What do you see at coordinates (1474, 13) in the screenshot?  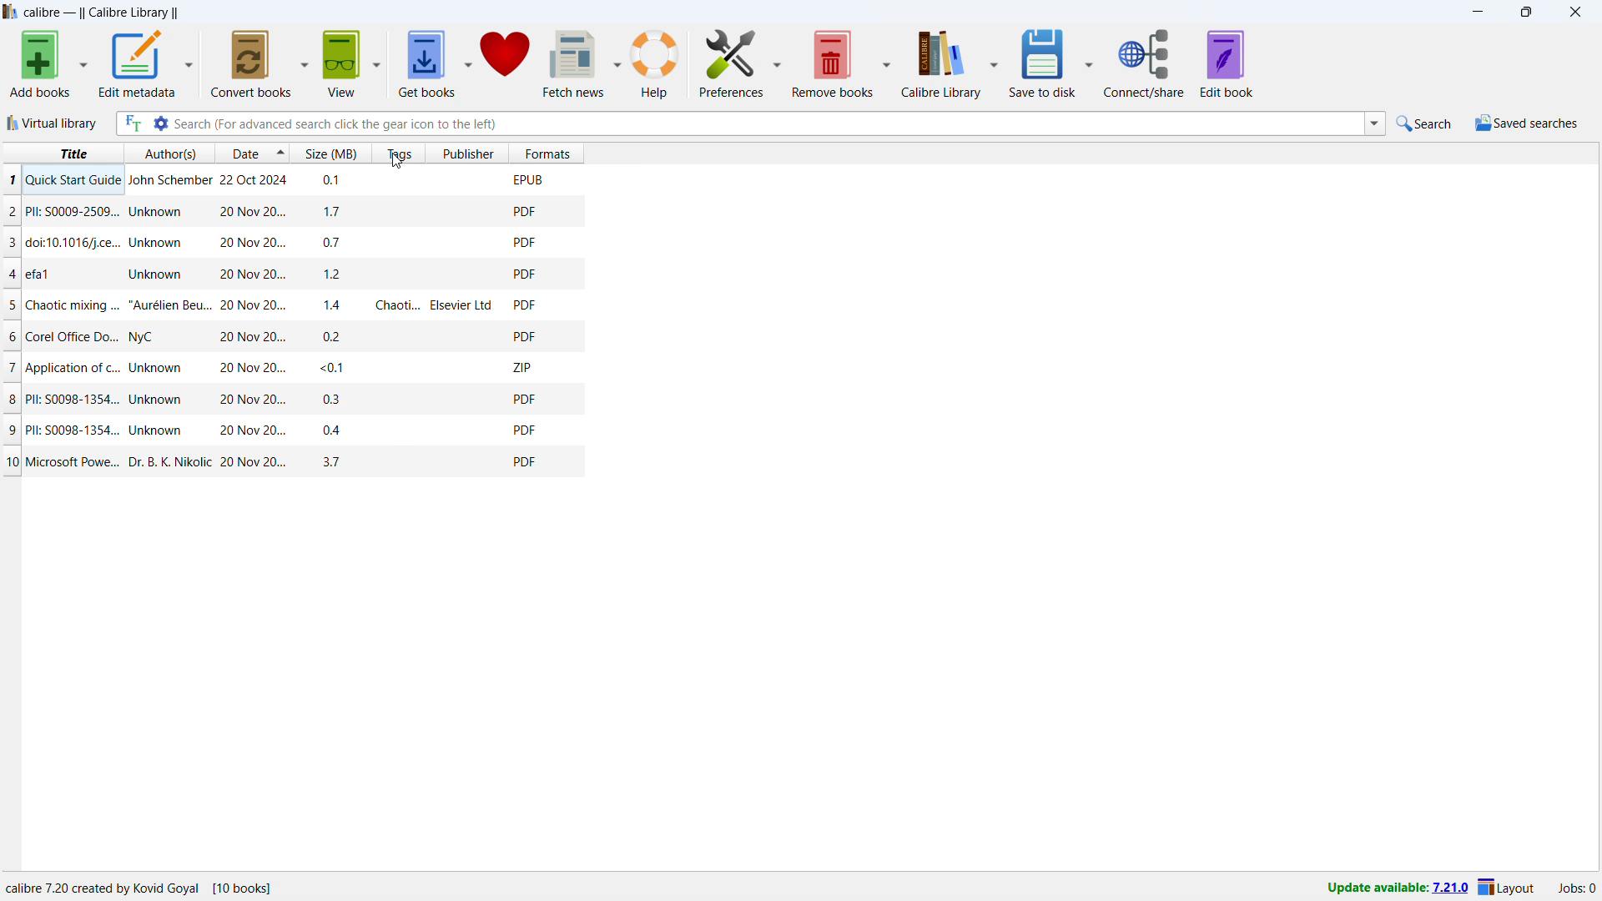 I see `minimize` at bounding box center [1474, 13].